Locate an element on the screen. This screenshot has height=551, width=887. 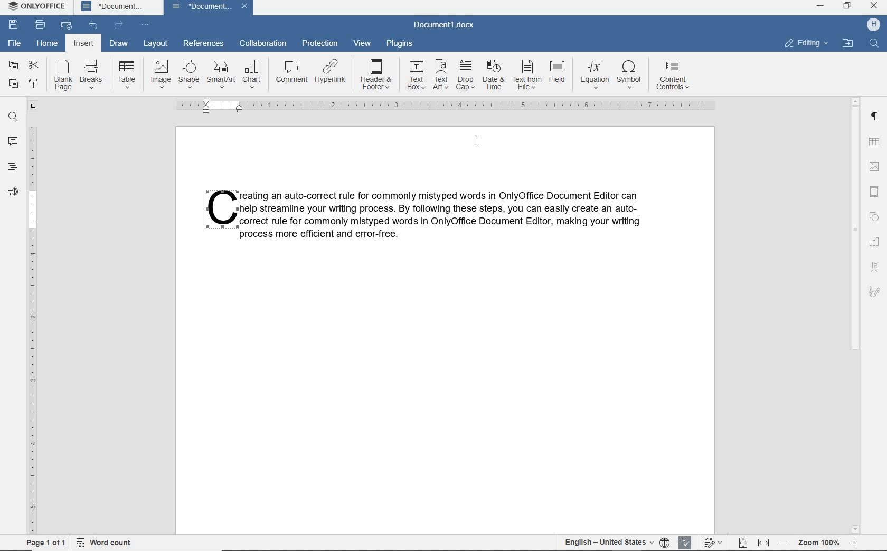
paragraph settings is located at coordinates (875, 117).